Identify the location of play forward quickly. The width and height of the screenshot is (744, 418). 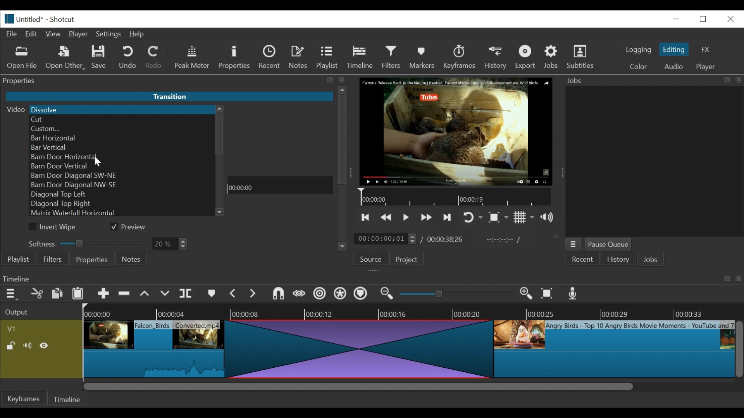
(427, 218).